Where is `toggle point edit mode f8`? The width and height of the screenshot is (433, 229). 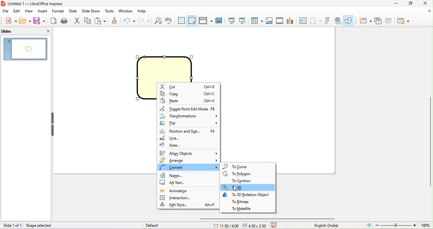 toggle point edit mode f8 is located at coordinates (187, 108).